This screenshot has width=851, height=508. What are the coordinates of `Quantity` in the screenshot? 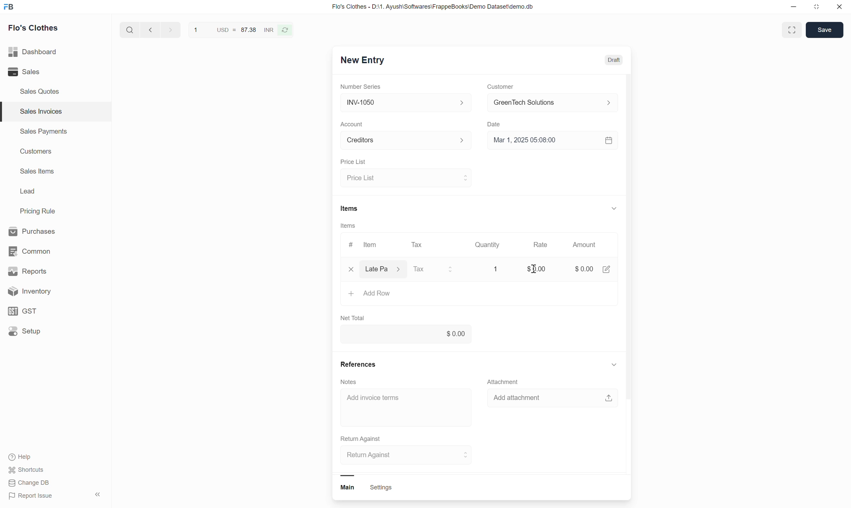 It's located at (497, 269).